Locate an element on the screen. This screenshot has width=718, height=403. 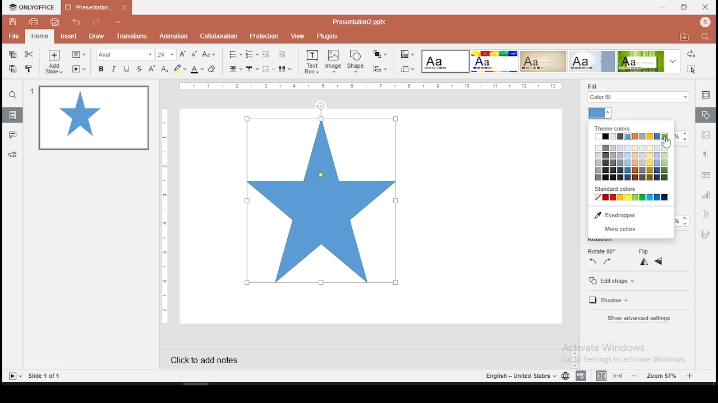
select all is located at coordinates (693, 68).